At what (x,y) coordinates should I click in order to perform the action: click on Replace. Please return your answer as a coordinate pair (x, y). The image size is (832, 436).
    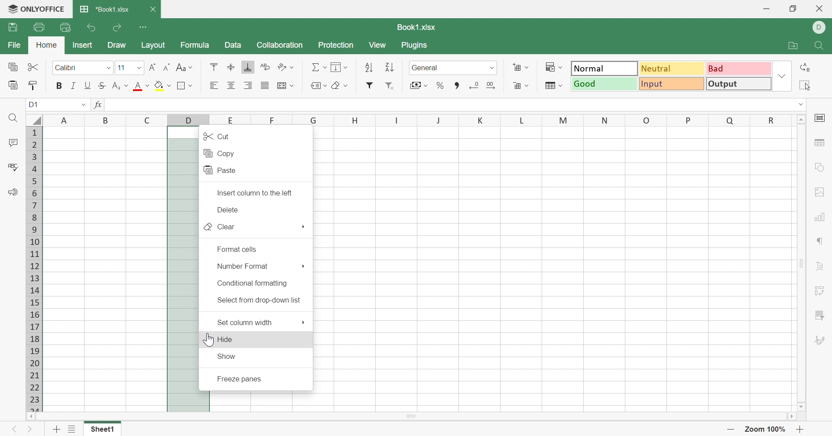
    Looking at the image, I should click on (803, 68).